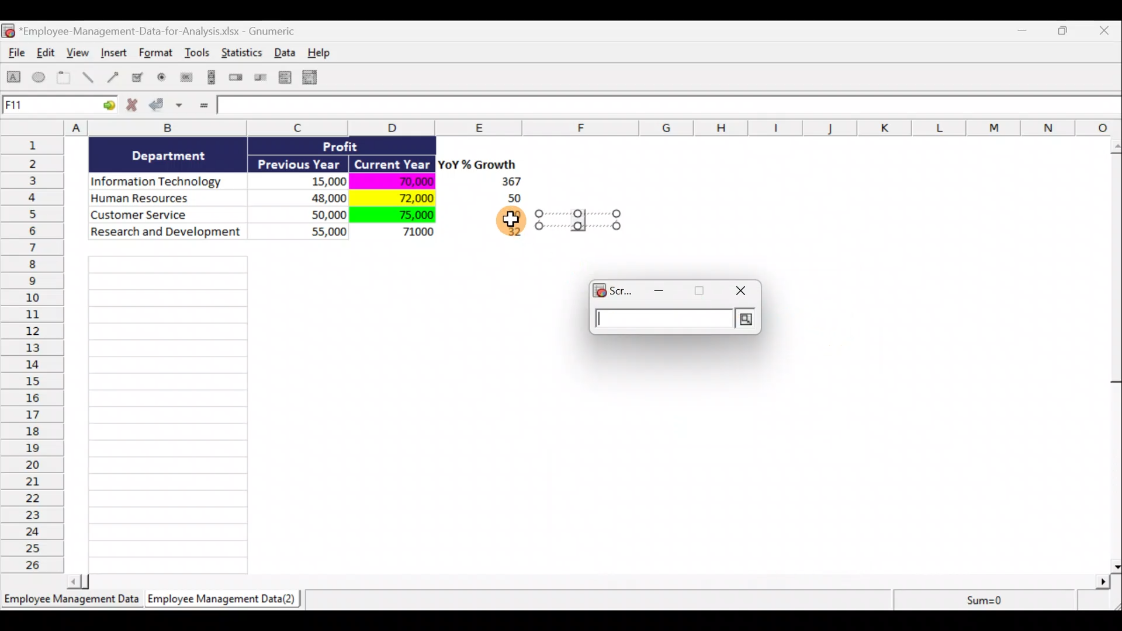  What do you see at coordinates (59, 107) in the screenshot?
I see `Cell allocation` at bounding box center [59, 107].